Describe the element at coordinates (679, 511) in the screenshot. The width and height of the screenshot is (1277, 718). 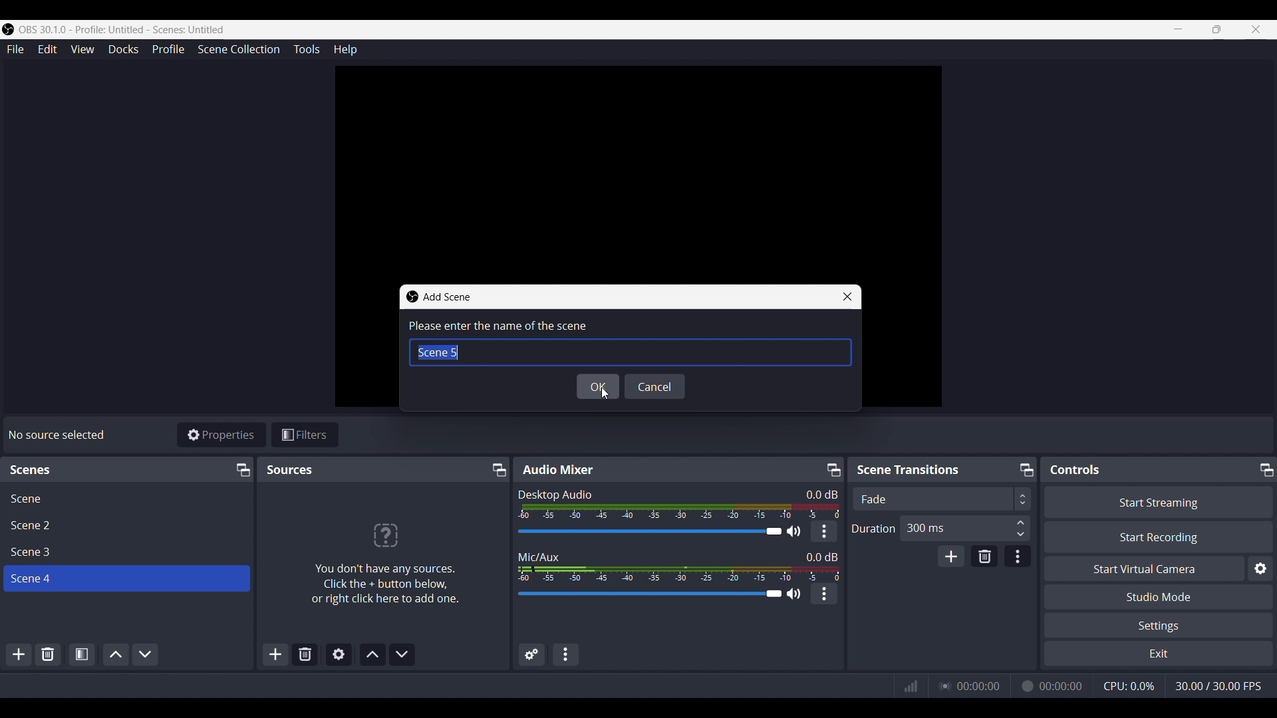
I see `Volume Indicator` at that location.